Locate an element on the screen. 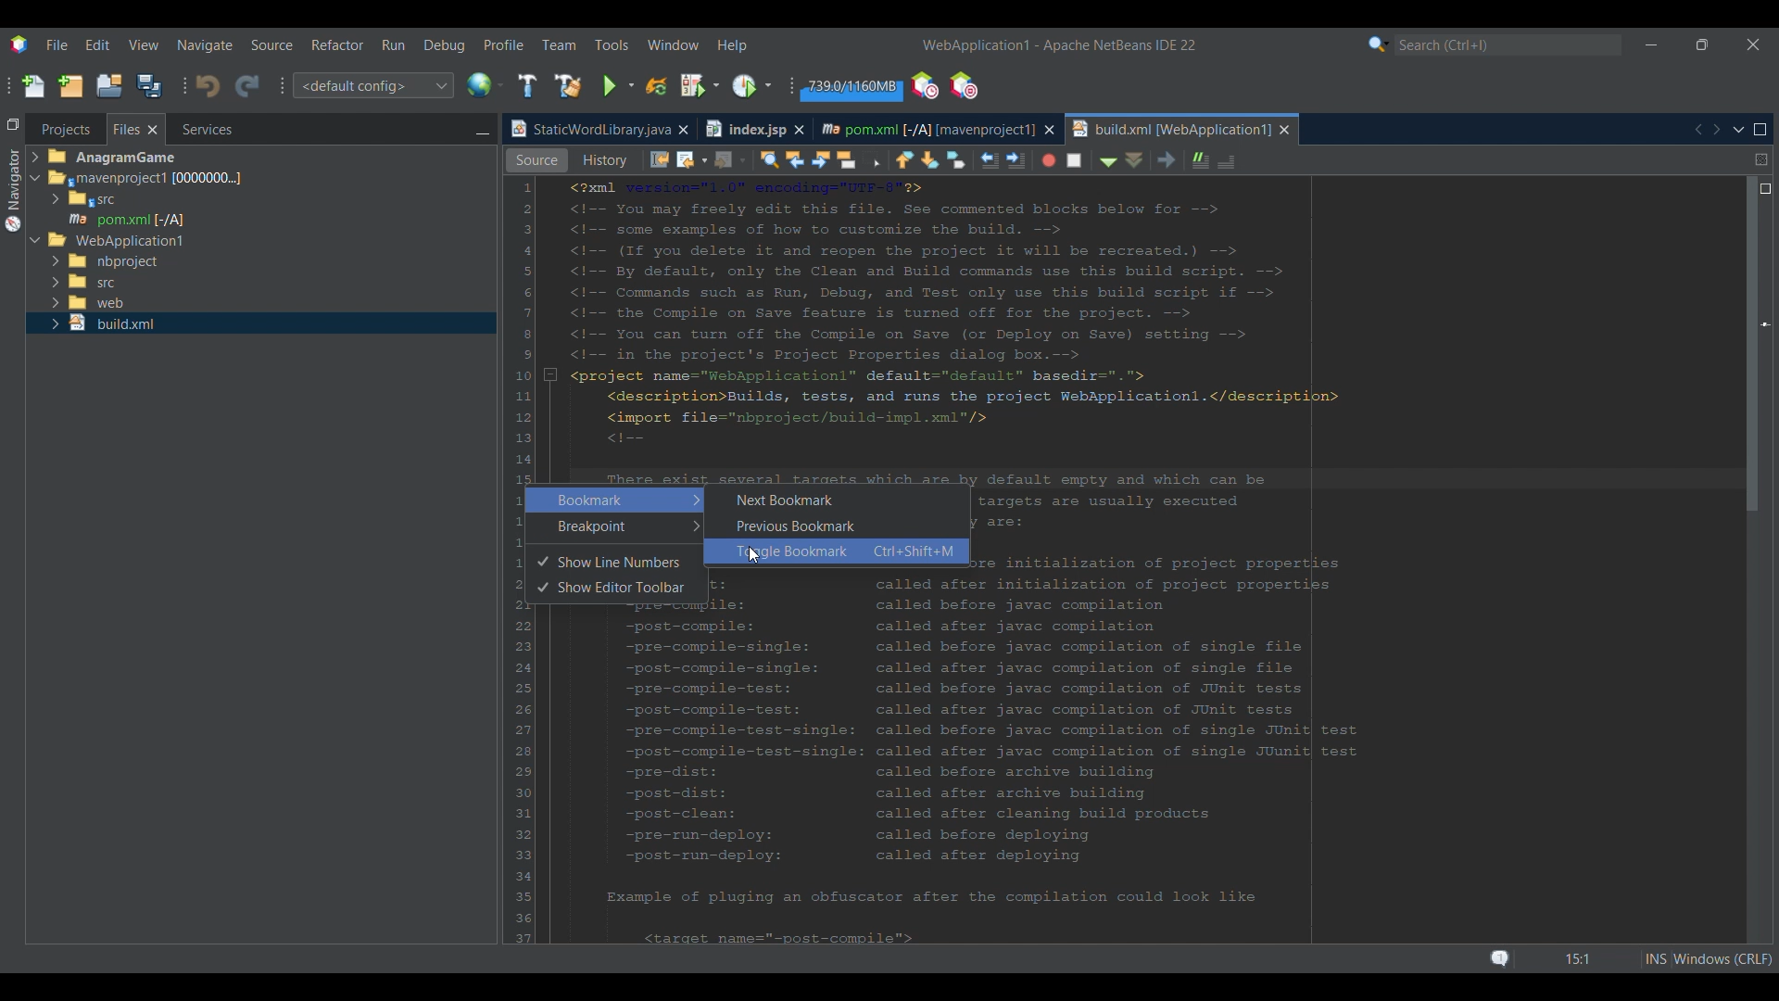 This screenshot has height=1001, width=1779. New project is located at coordinates (70, 85).